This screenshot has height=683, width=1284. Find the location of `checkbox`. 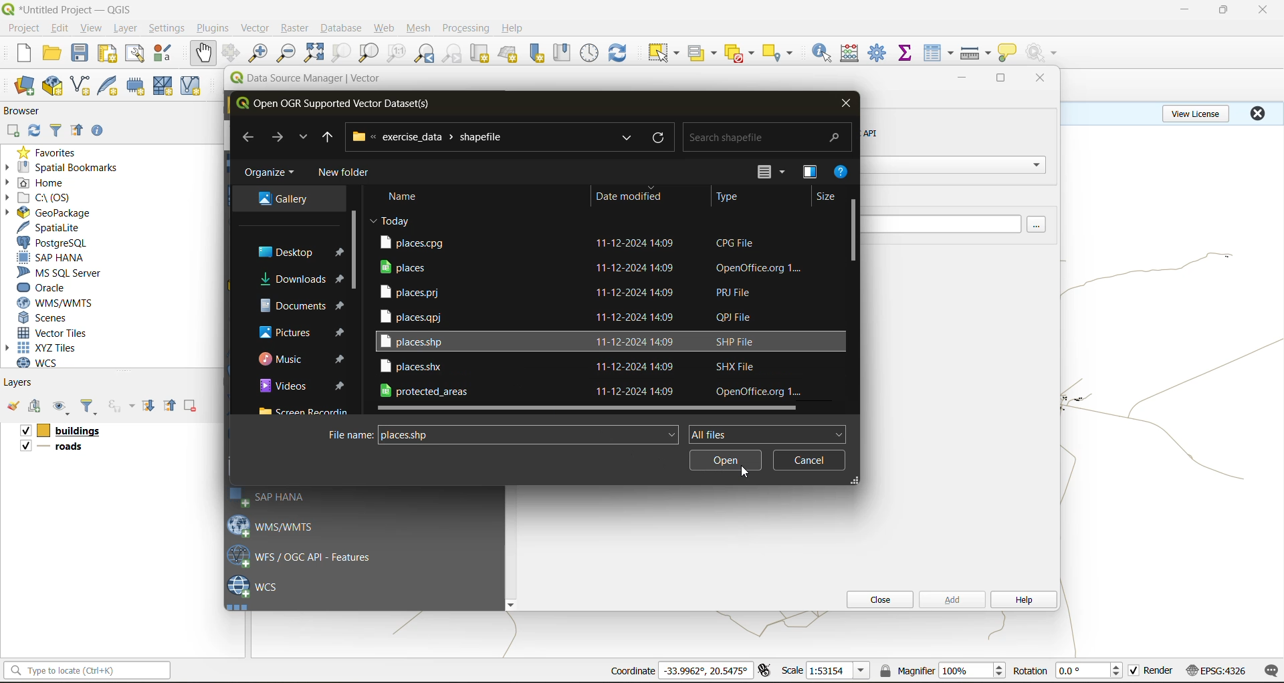

checkbox is located at coordinates (1134, 671).